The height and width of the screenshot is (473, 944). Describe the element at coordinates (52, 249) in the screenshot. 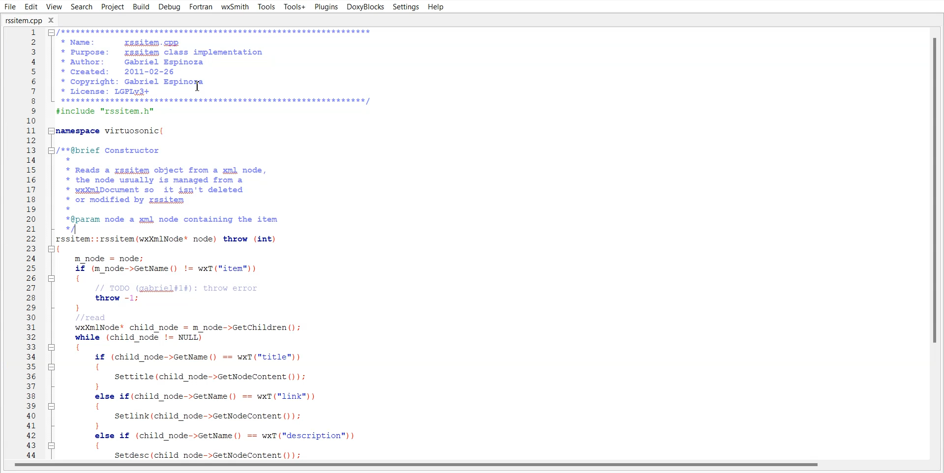

I see `Collapse` at that location.